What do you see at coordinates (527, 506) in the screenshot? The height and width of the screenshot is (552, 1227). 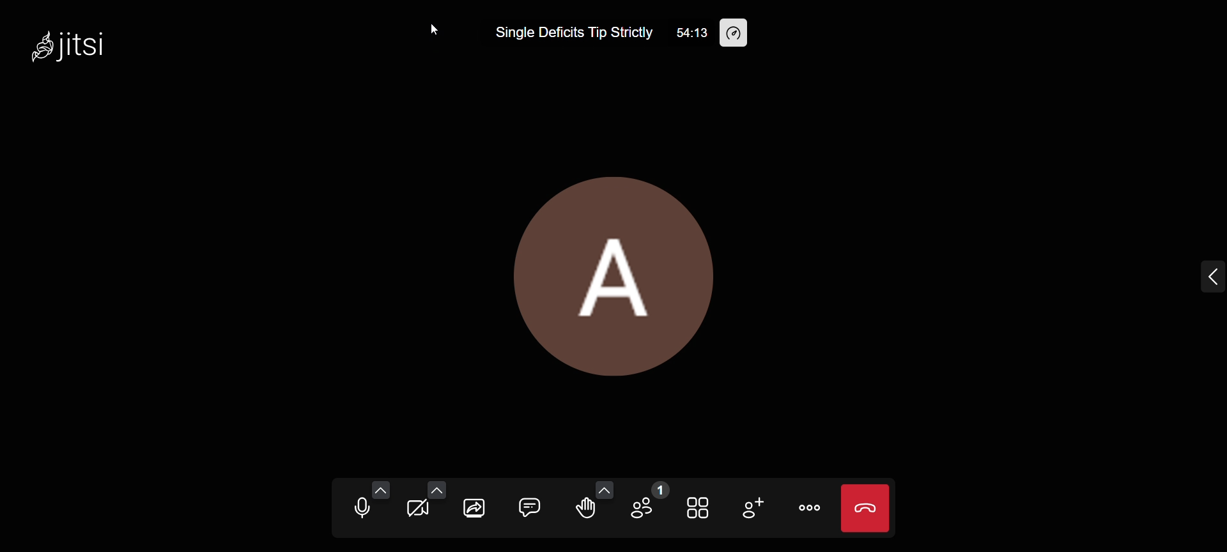 I see `open chat` at bounding box center [527, 506].